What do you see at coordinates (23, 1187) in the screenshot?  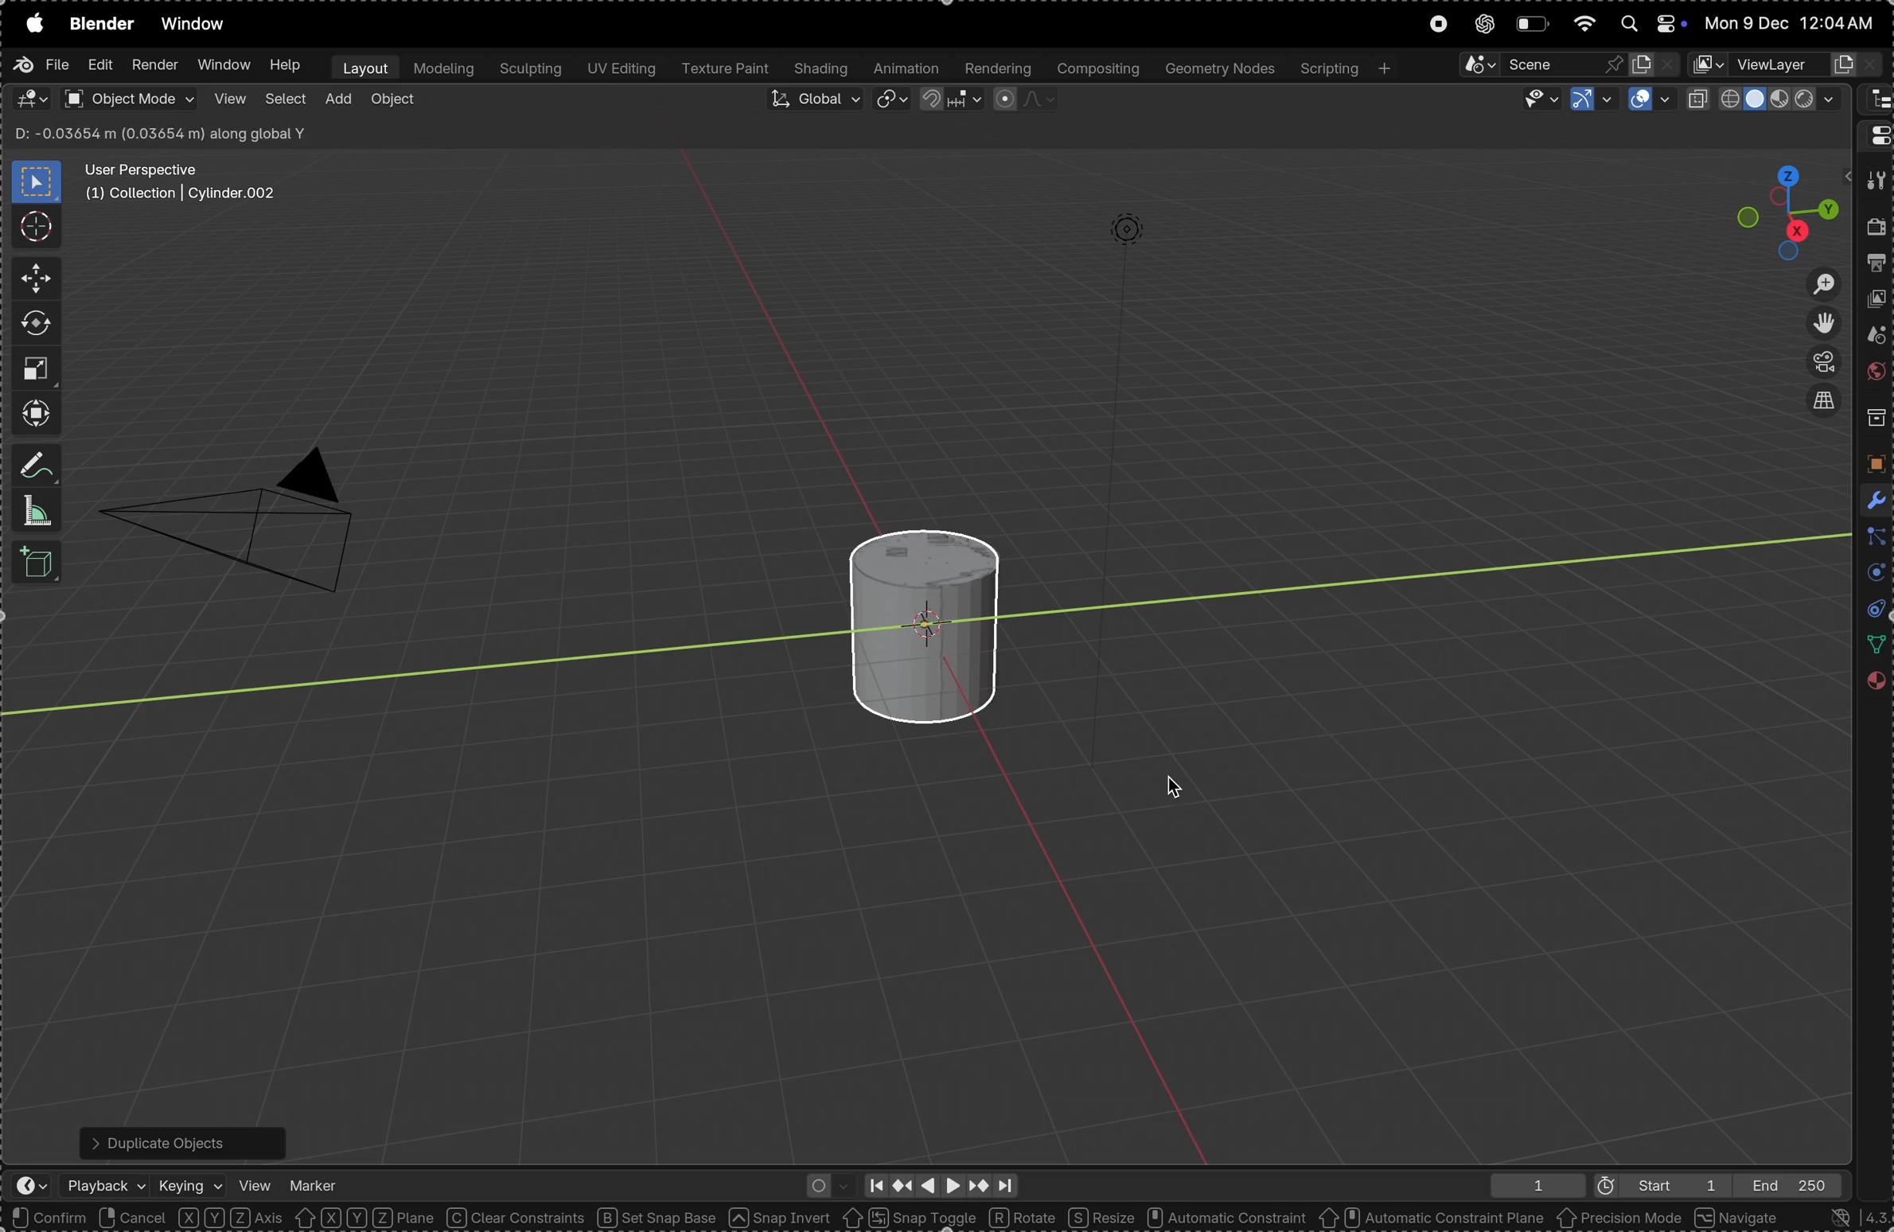 I see `editor type` at bounding box center [23, 1187].